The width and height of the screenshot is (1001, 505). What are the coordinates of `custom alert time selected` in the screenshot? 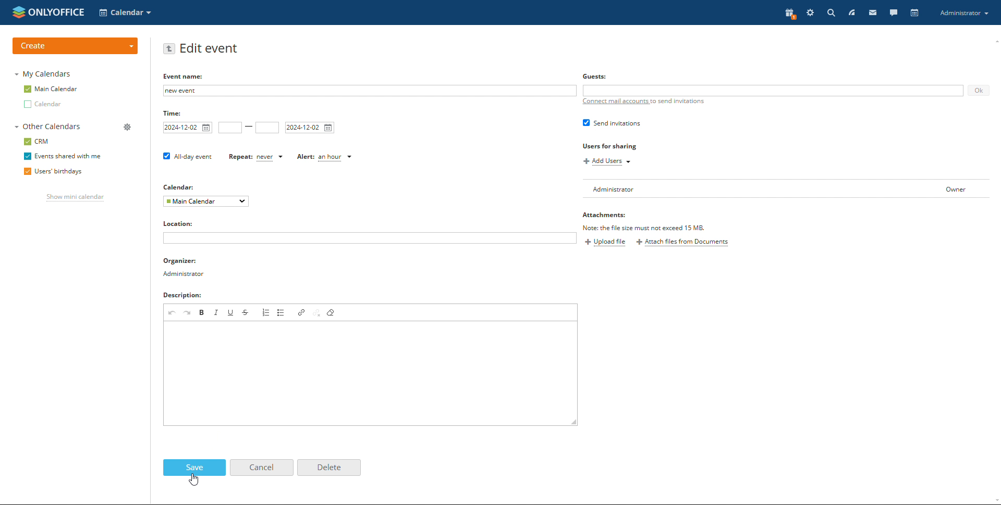 It's located at (325, 158).